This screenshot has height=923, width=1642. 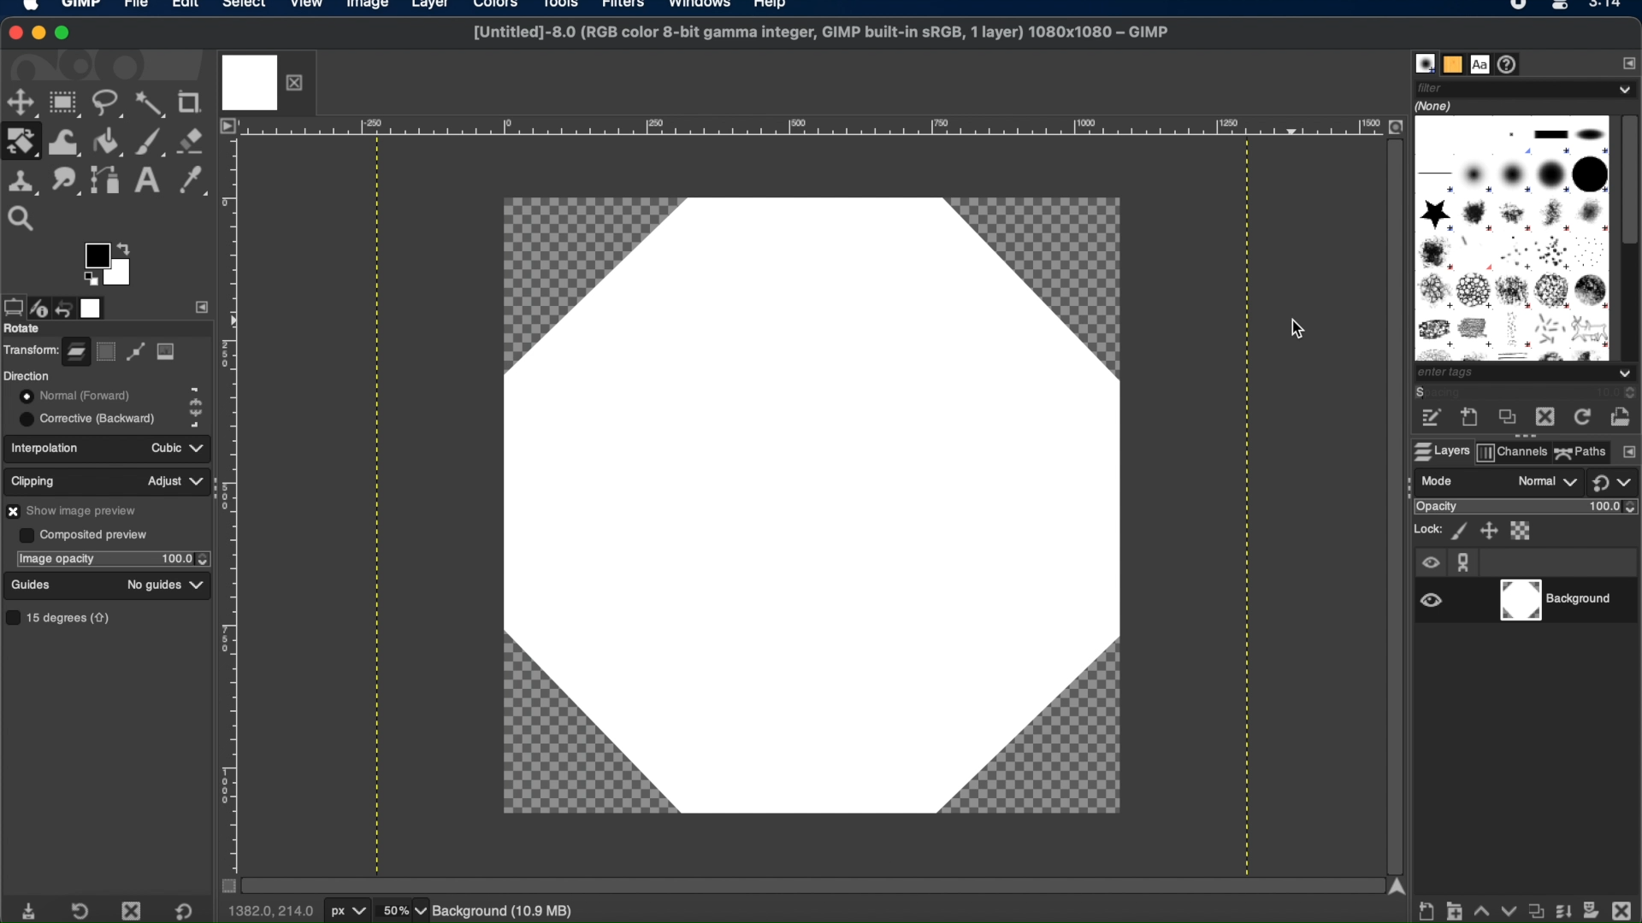 I want to click on clone tool, so click(x=22, y=179).